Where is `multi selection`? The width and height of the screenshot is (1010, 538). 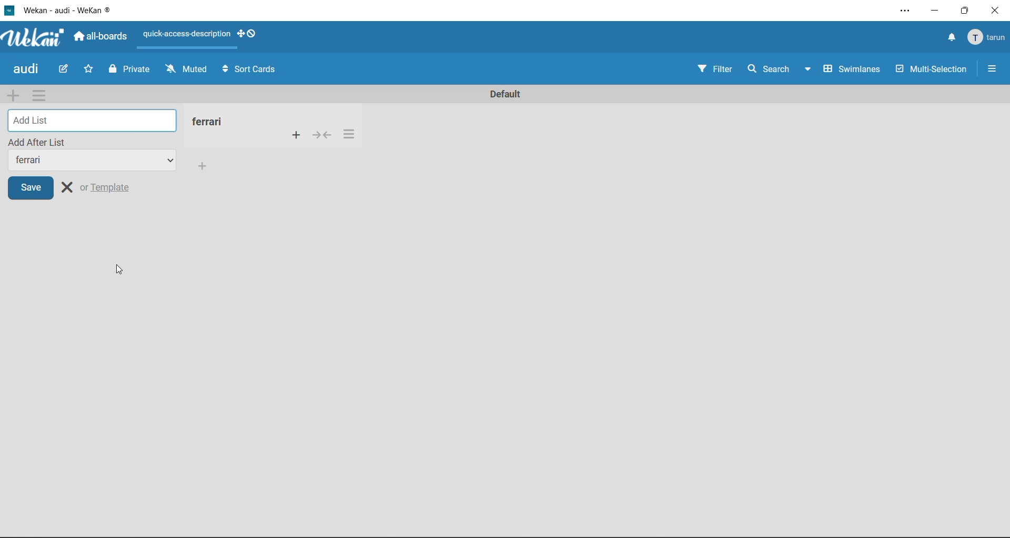
multi selection is located at coordinates (930, 69).